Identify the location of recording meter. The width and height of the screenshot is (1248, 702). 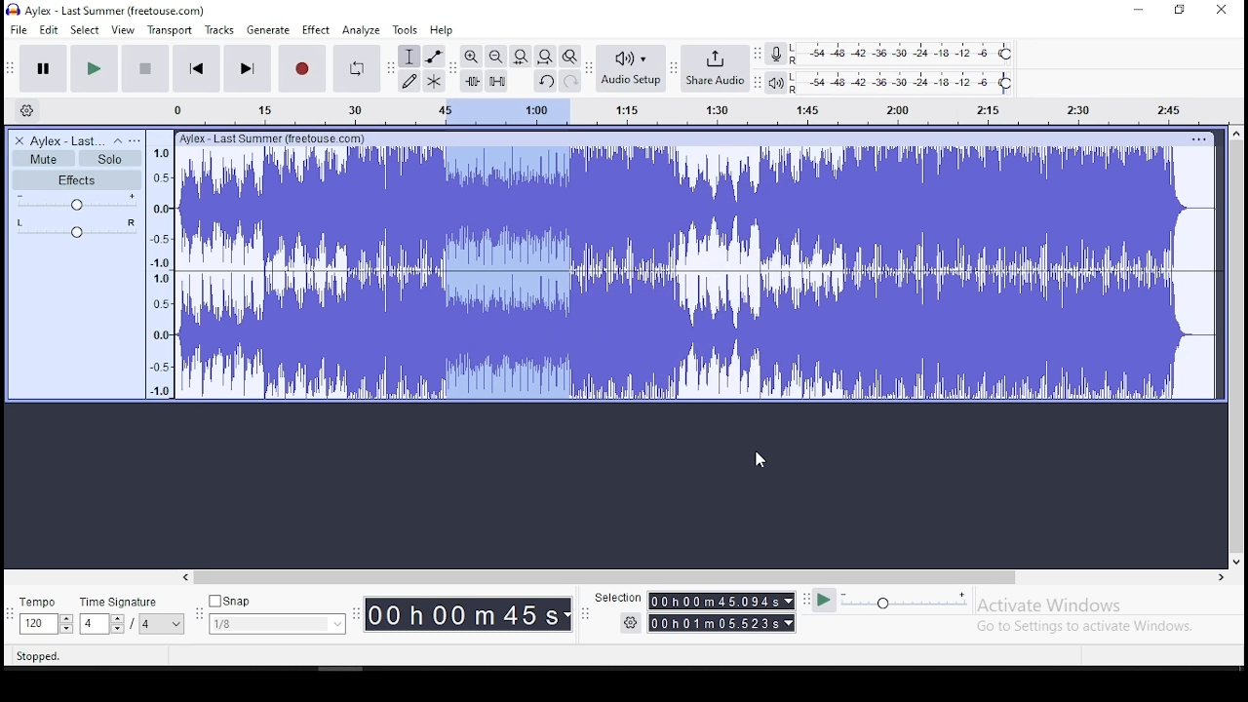
(776, 53).